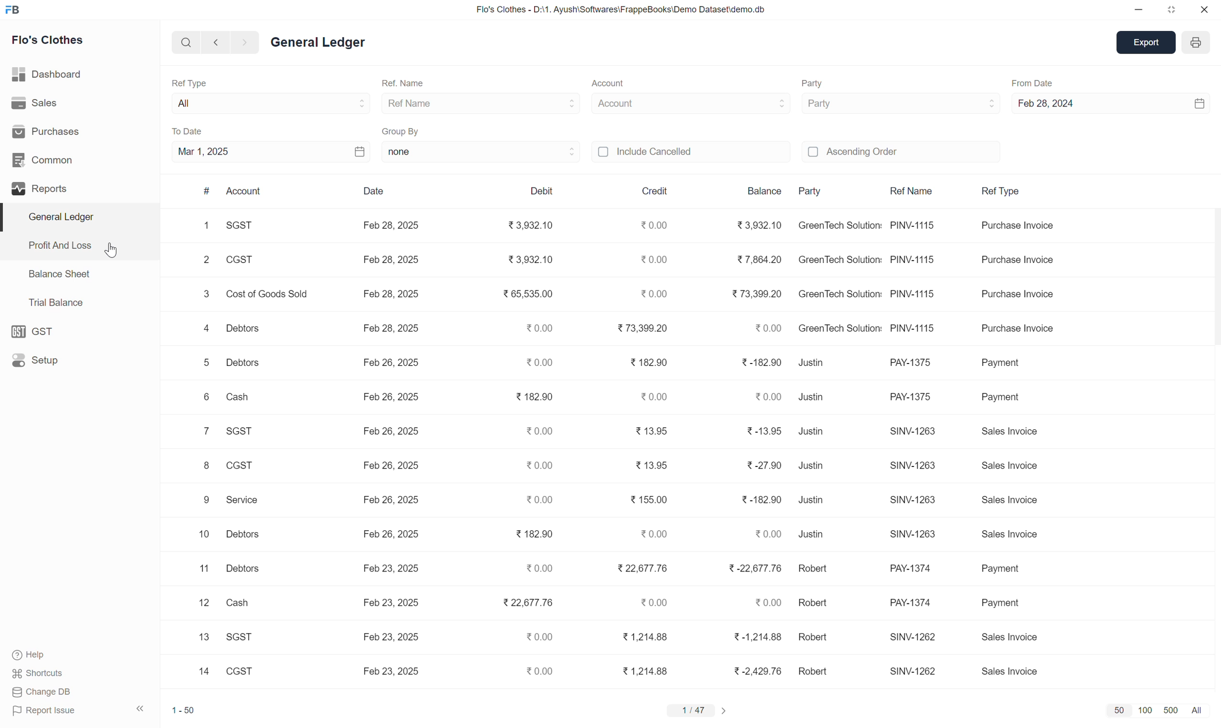  Describe the element at coordinates (534, 260) in the screenshot. I see `₹3,932.10` at that location.